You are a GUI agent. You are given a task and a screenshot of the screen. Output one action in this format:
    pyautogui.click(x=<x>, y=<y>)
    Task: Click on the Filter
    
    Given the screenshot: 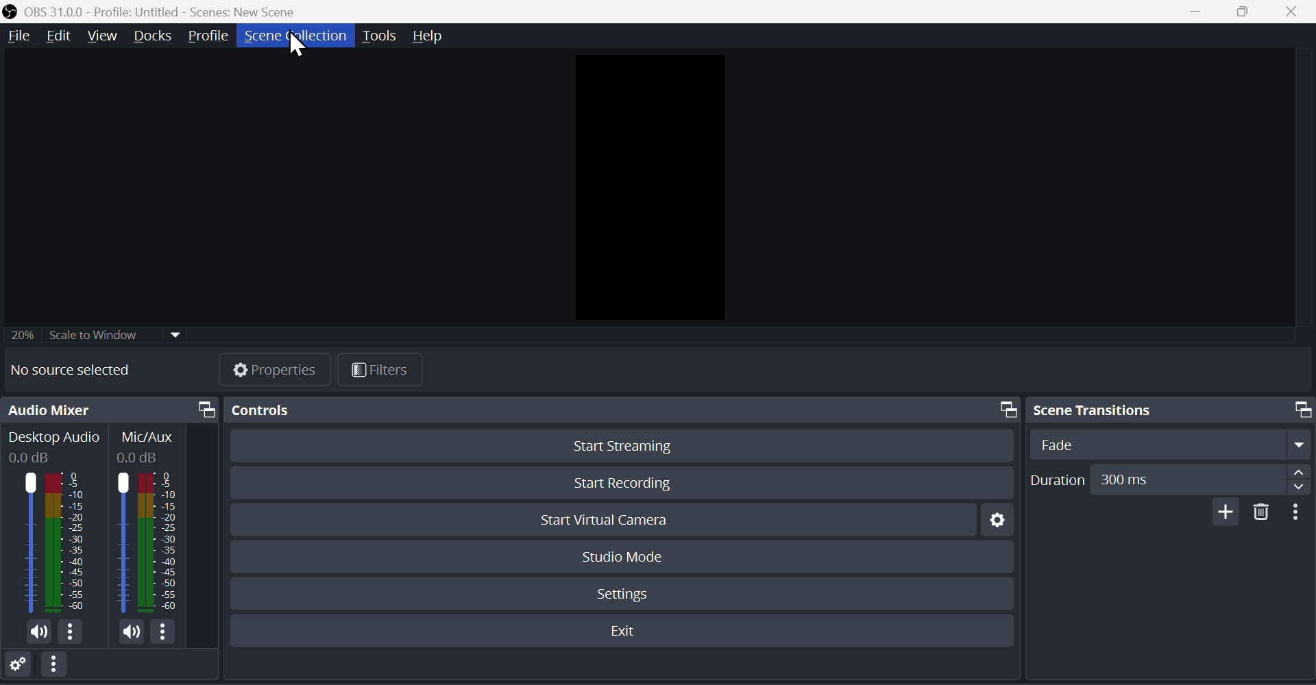 What is the action you would take?
    pyautogui.click(x=381, y=370)
    